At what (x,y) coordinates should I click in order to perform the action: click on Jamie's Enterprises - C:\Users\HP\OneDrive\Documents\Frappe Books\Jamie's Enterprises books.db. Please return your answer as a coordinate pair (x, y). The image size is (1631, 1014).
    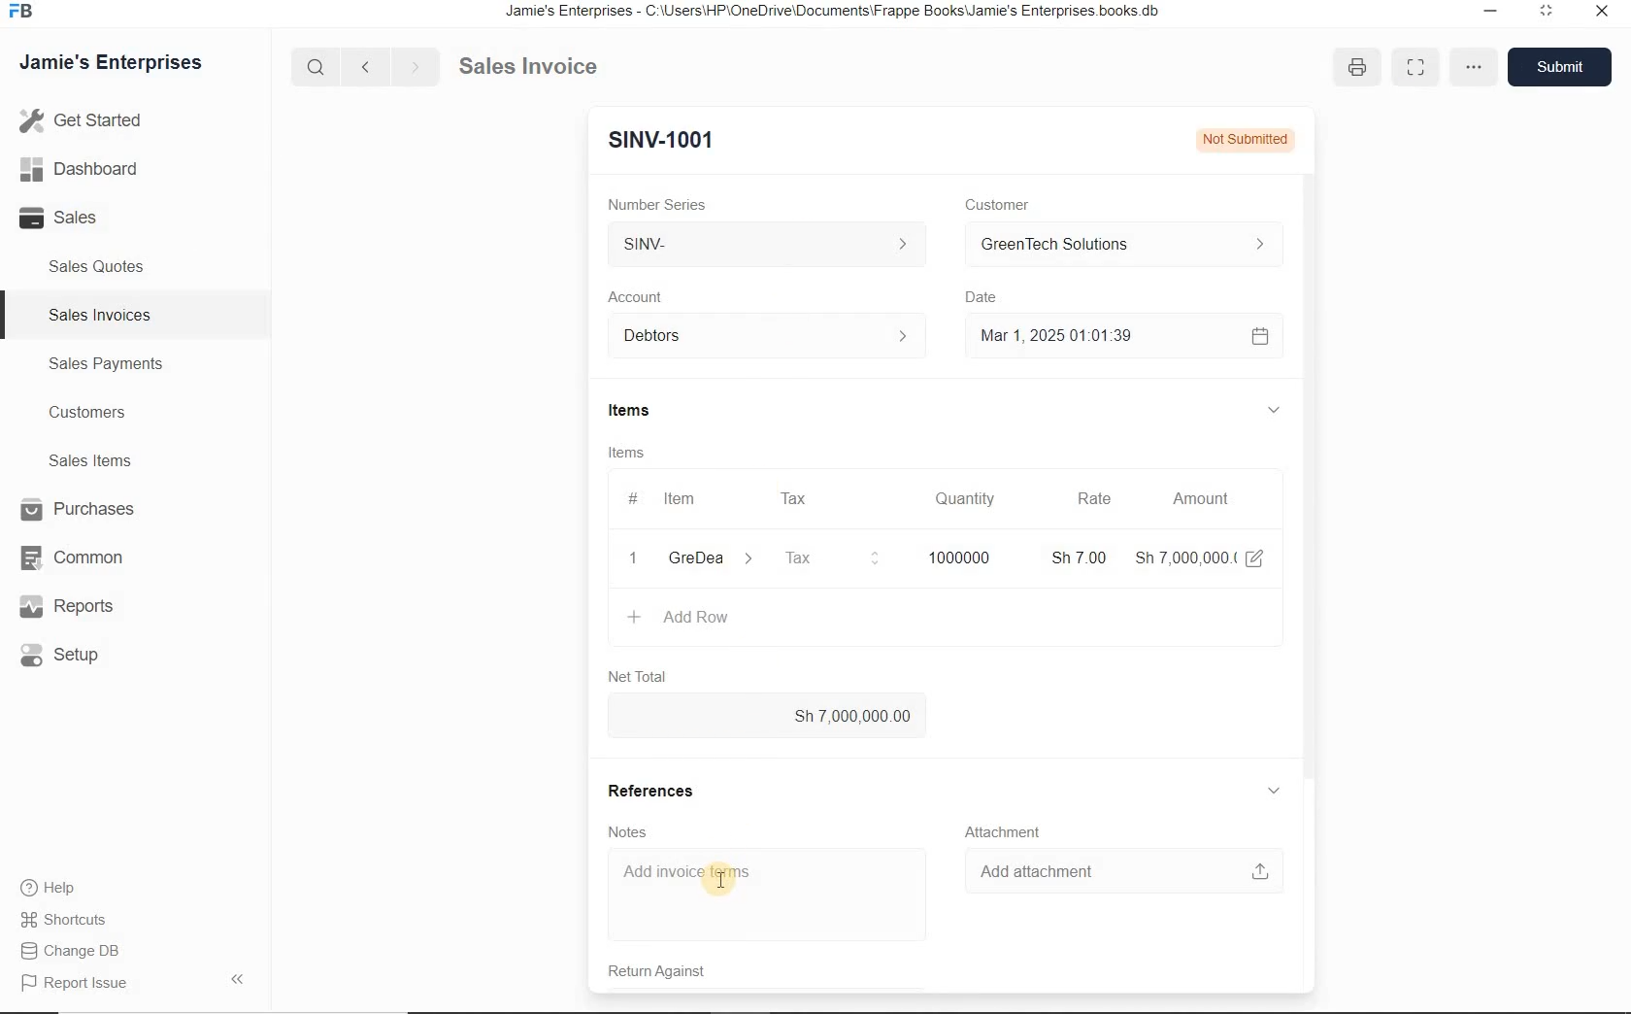
    Looking at the image, I should click on (838, 13).